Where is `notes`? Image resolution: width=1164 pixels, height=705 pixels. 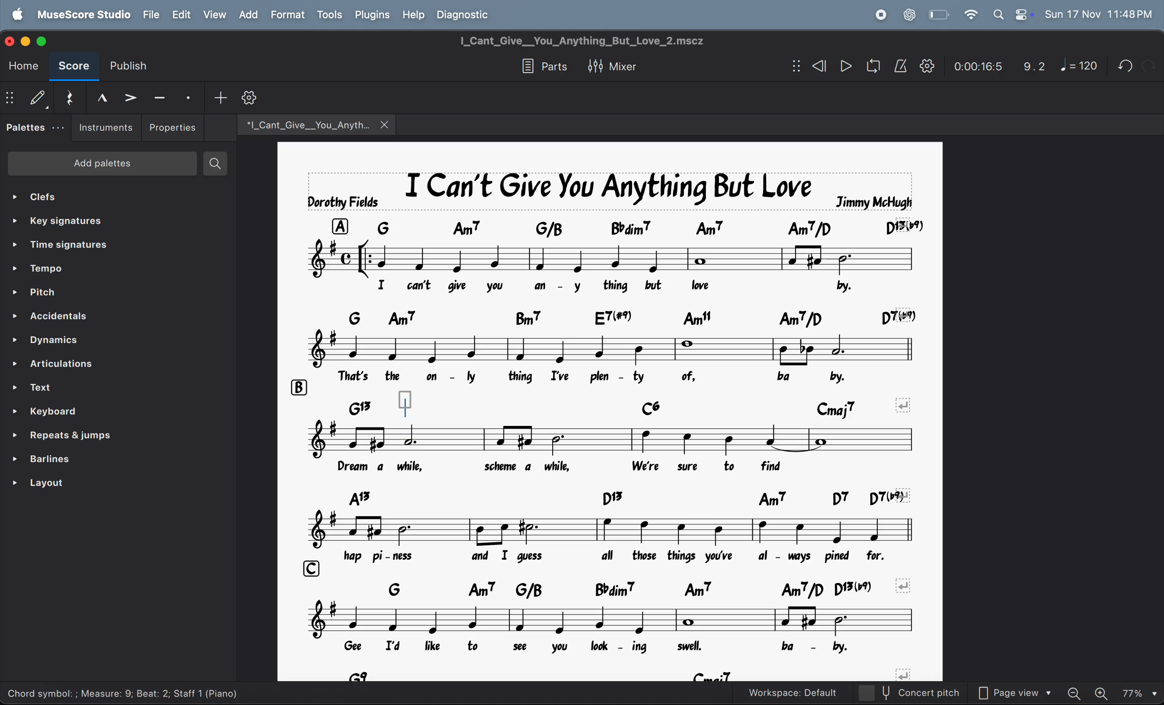 notes is located at coordinates (607, 439).